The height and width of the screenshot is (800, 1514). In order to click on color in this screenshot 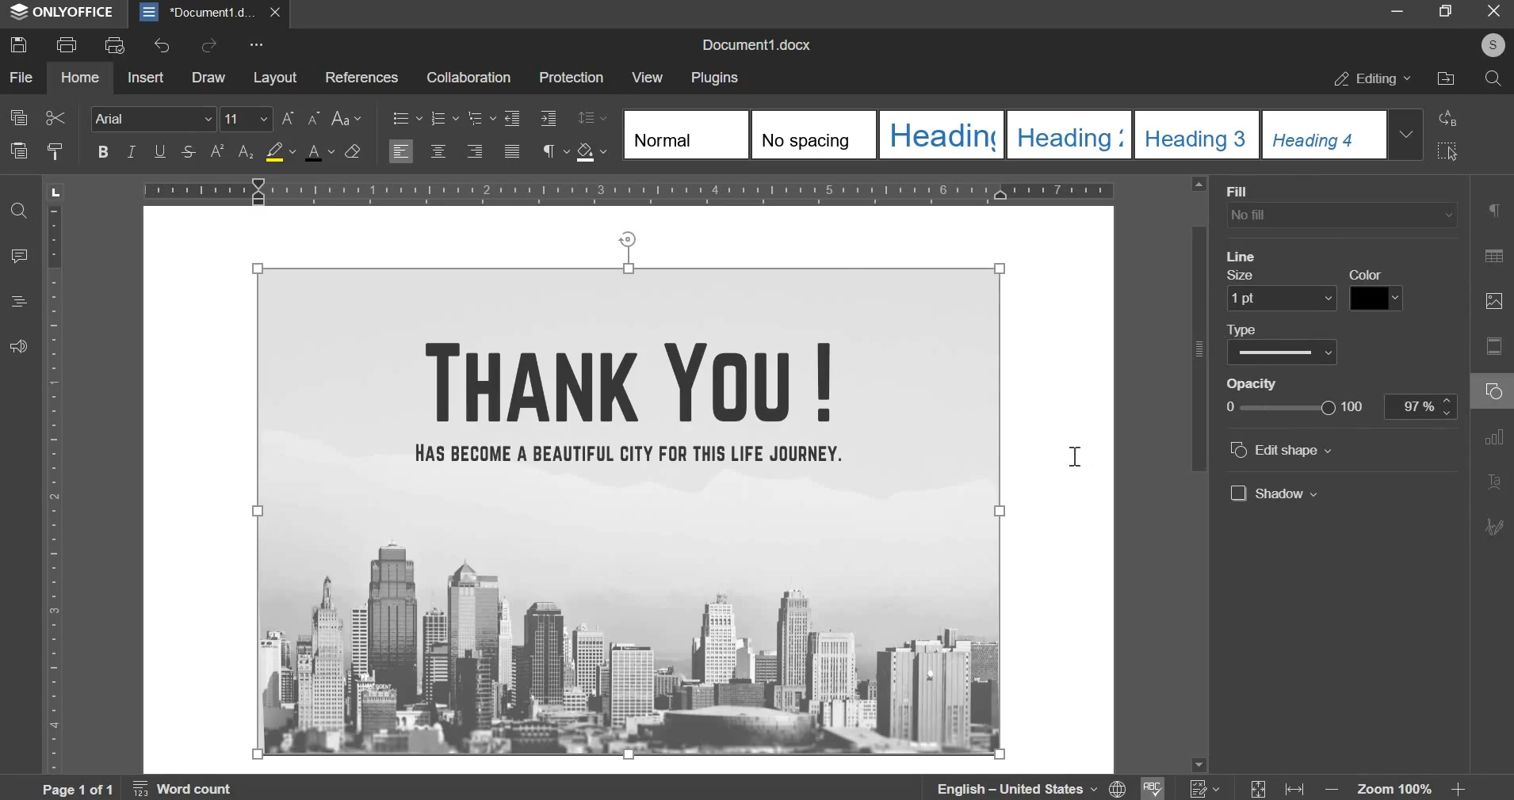, I will do `click(1376, 289)`.